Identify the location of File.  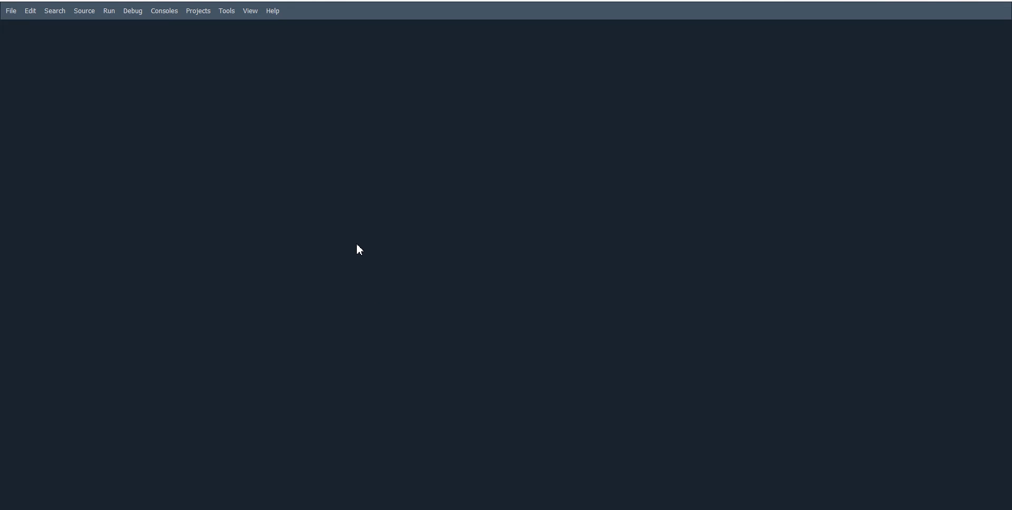
(11, 11).